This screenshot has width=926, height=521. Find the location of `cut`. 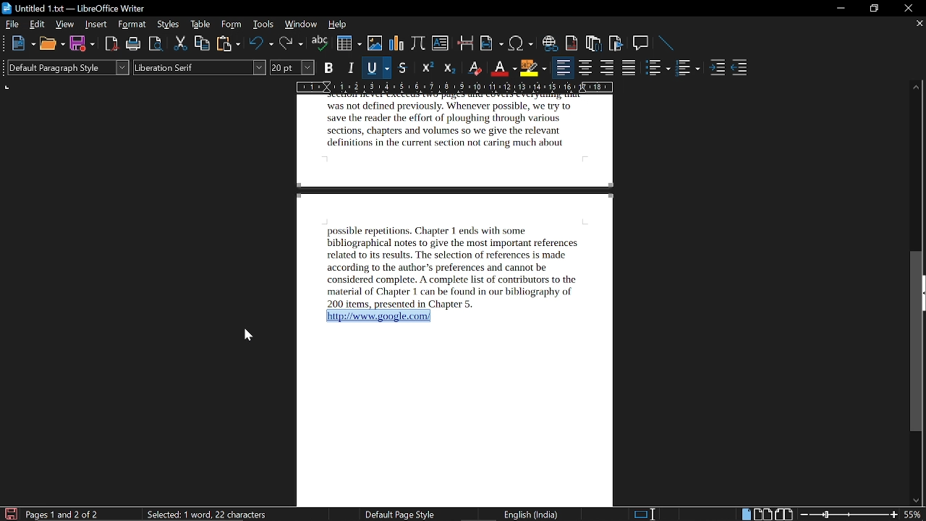

cut is located at coordinates (181, 43).